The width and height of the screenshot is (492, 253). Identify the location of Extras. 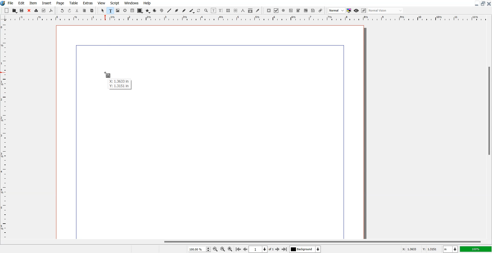
(88, 3).